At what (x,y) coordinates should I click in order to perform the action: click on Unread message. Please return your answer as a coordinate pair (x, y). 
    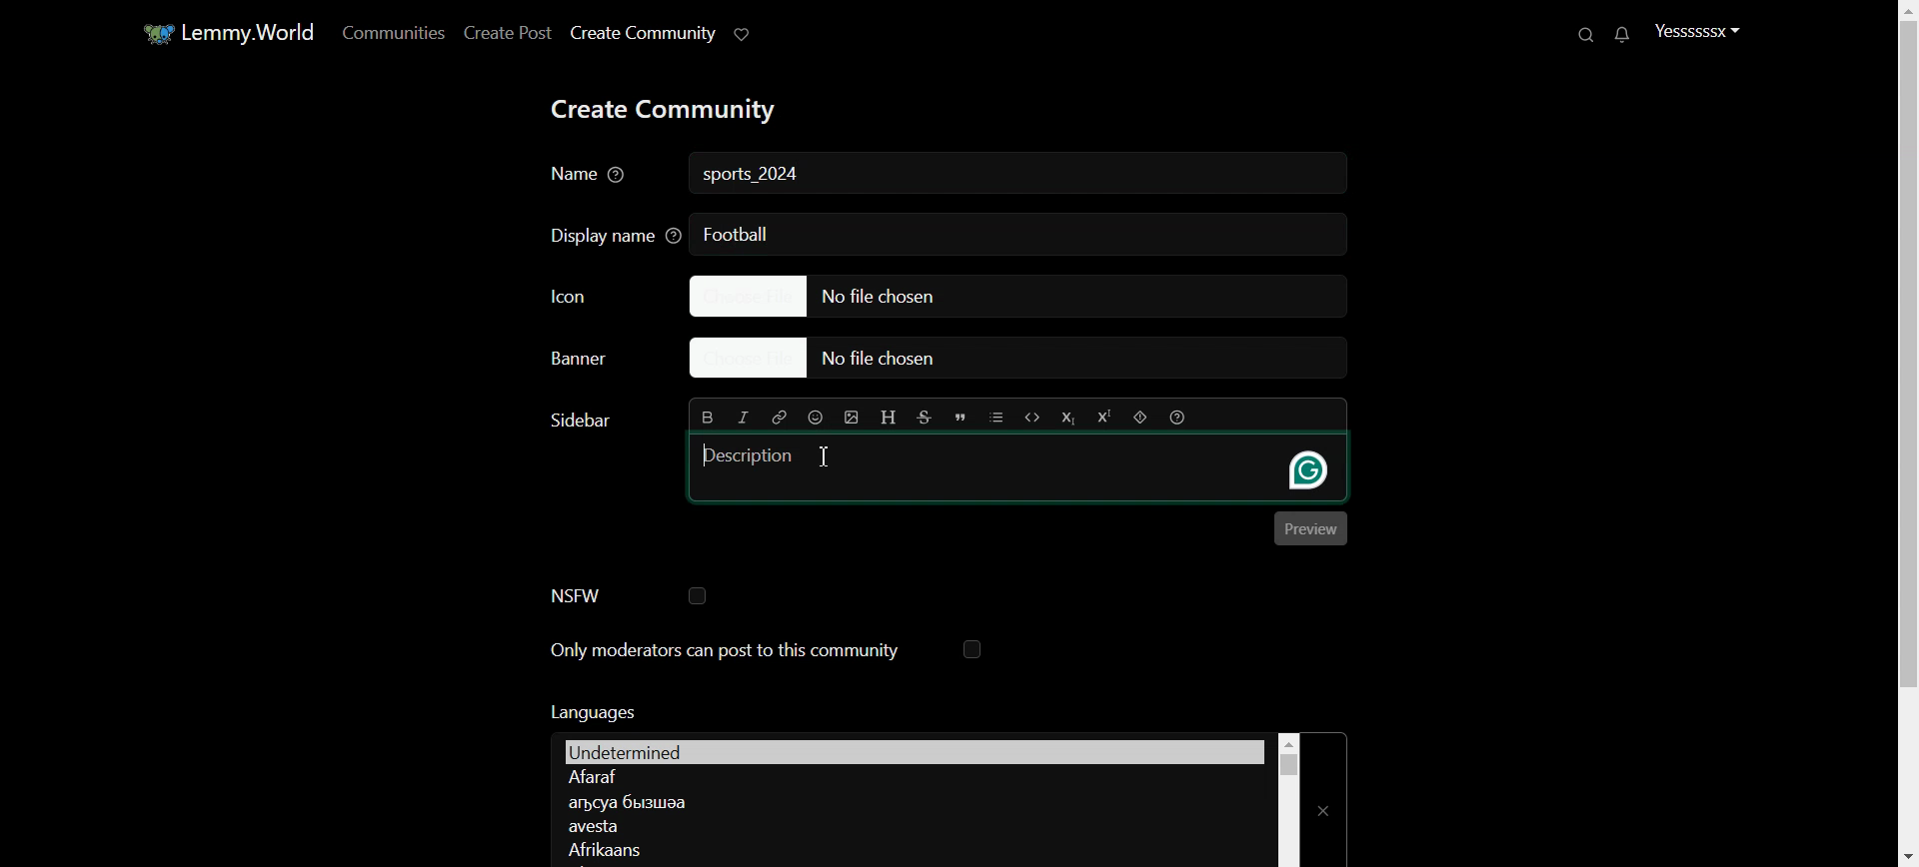
    Looking at the image, I should click on (1620, 35).